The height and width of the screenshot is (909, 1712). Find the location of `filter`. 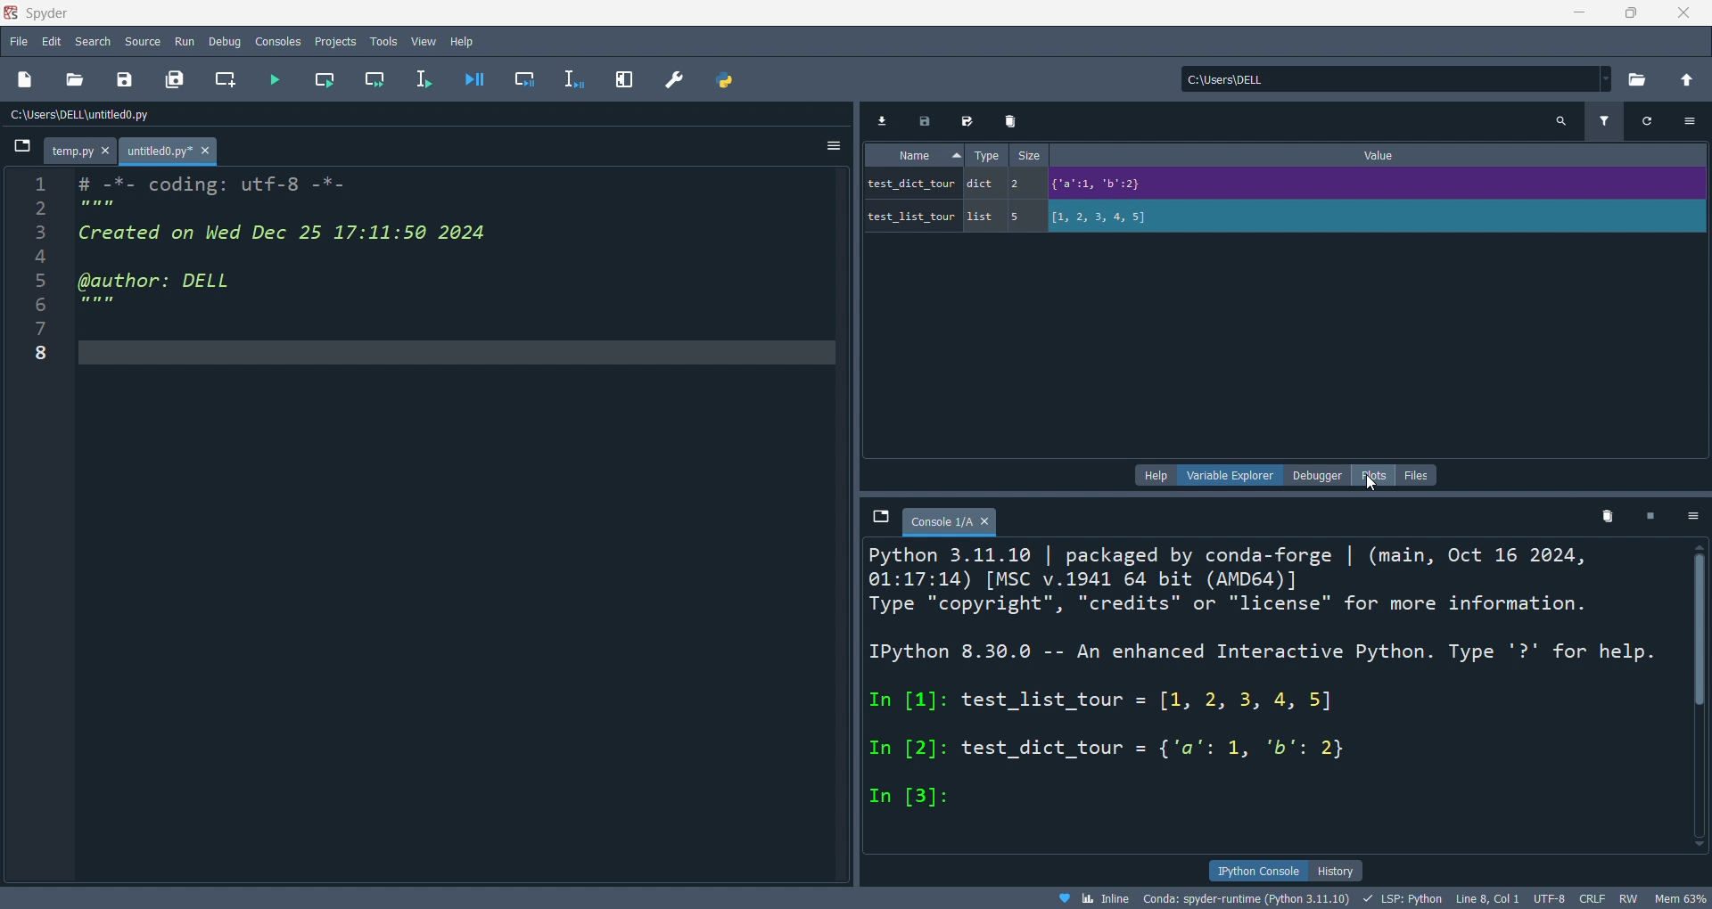

filter is located at coordinates (1601, 120).